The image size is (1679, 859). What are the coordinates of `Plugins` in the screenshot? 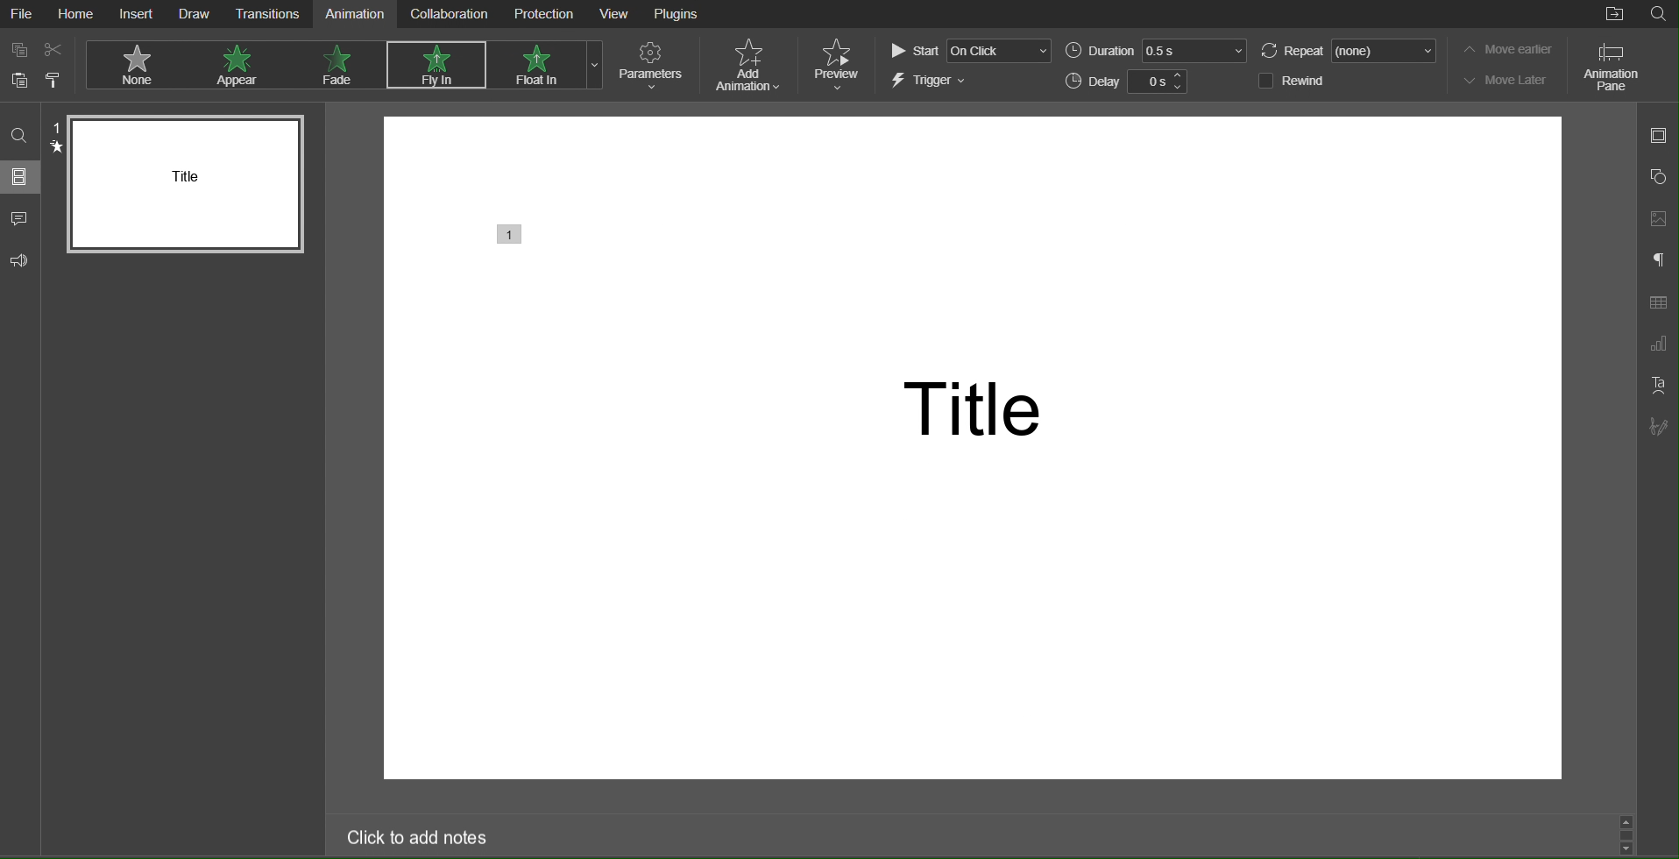 It's located at (677, 15).